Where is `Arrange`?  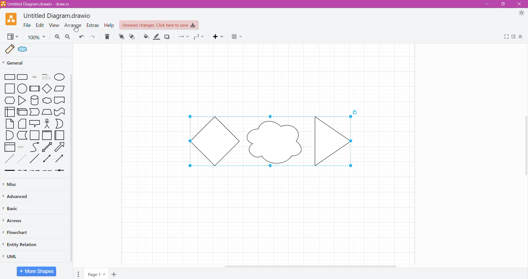
Arrange is located at coordinates (73, 26).